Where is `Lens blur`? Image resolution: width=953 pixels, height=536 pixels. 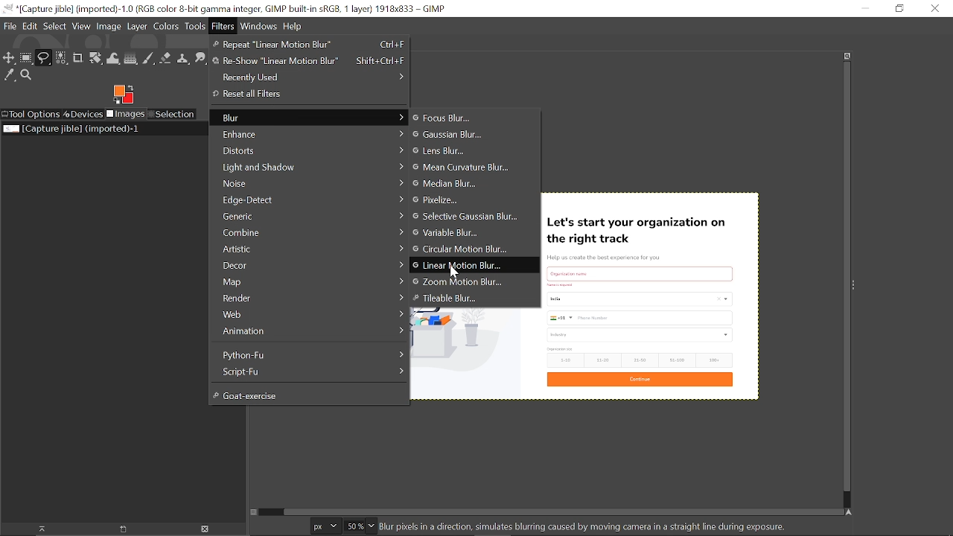
Lens blur is located at coordinates (456, 152).